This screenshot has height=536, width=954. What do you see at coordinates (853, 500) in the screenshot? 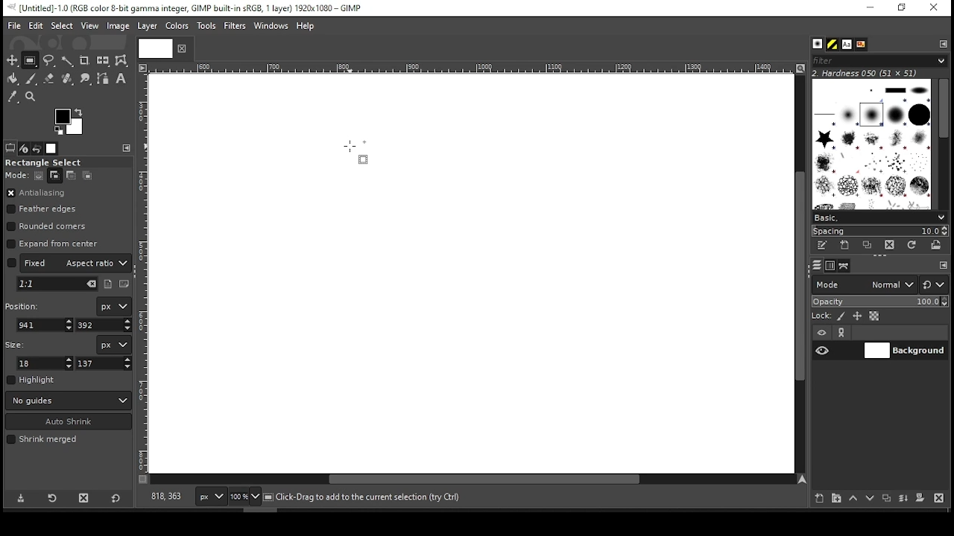
I see `move layer one step up` at bounding box center [853, 500].